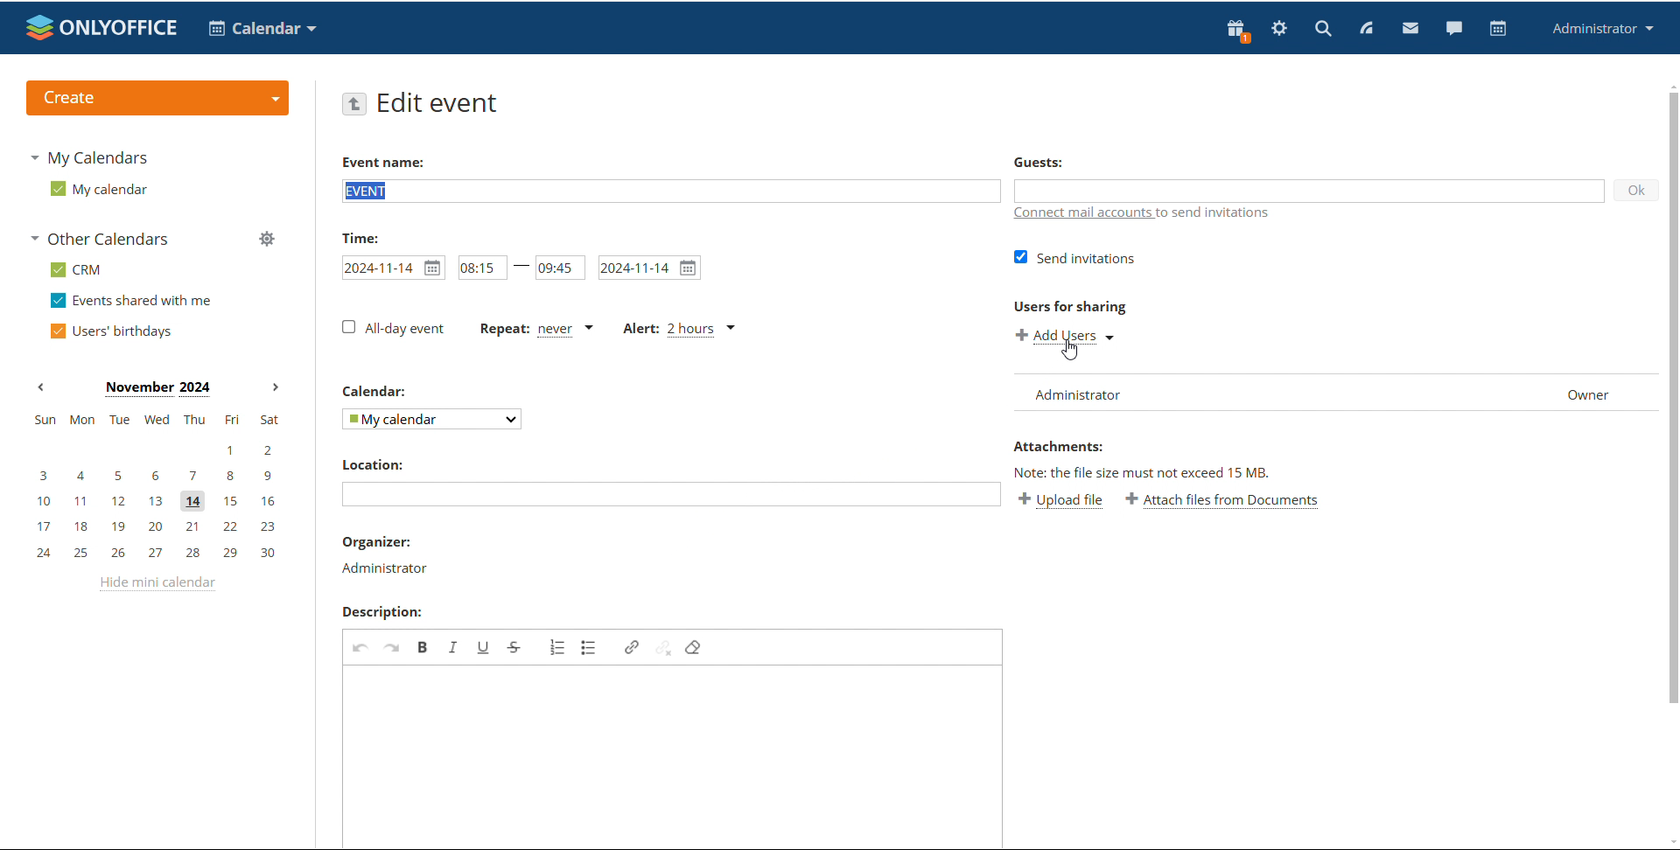  Describe the element at coordinates (443, 104) in the screenshot. I see `edit event` at that location.